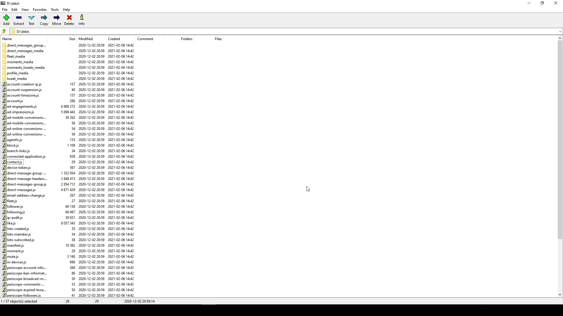 Image resolution: width=563 pixels, height=316 pixels. What do you see at coordinates (14, 212) in the screenshot?
I see `fol` at bounding box center [14, 212].